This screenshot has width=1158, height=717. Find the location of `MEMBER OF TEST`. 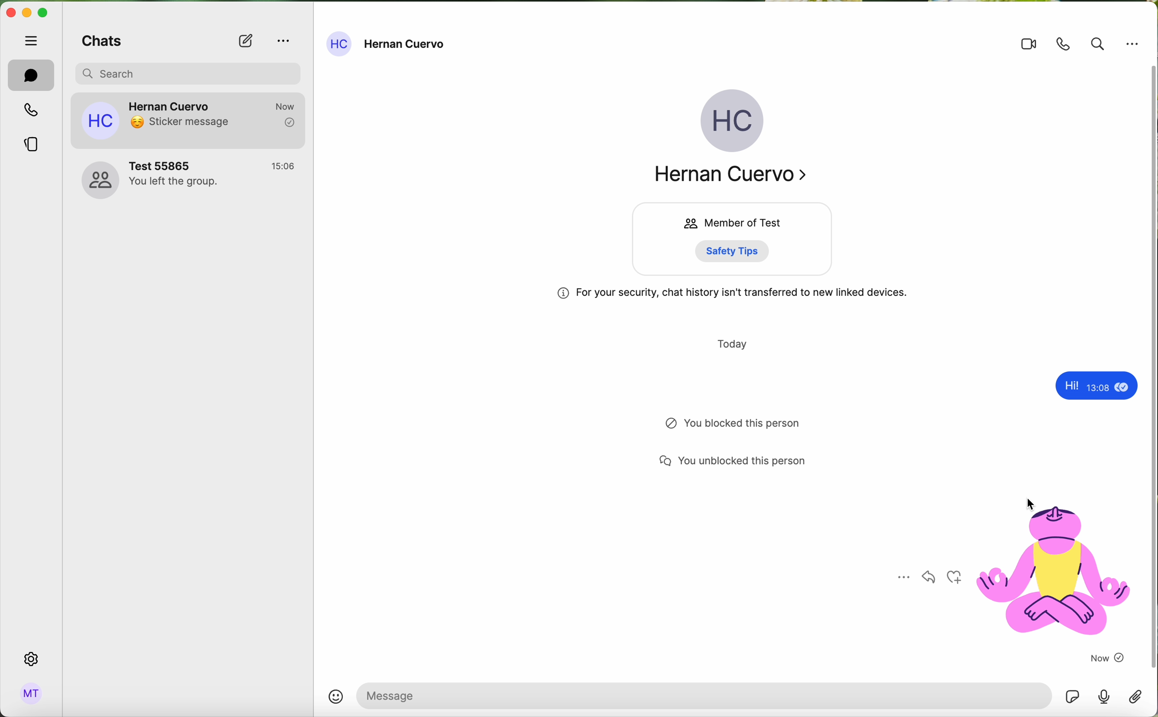

MEMBER OF TEST is located at coordinates (732, 222).